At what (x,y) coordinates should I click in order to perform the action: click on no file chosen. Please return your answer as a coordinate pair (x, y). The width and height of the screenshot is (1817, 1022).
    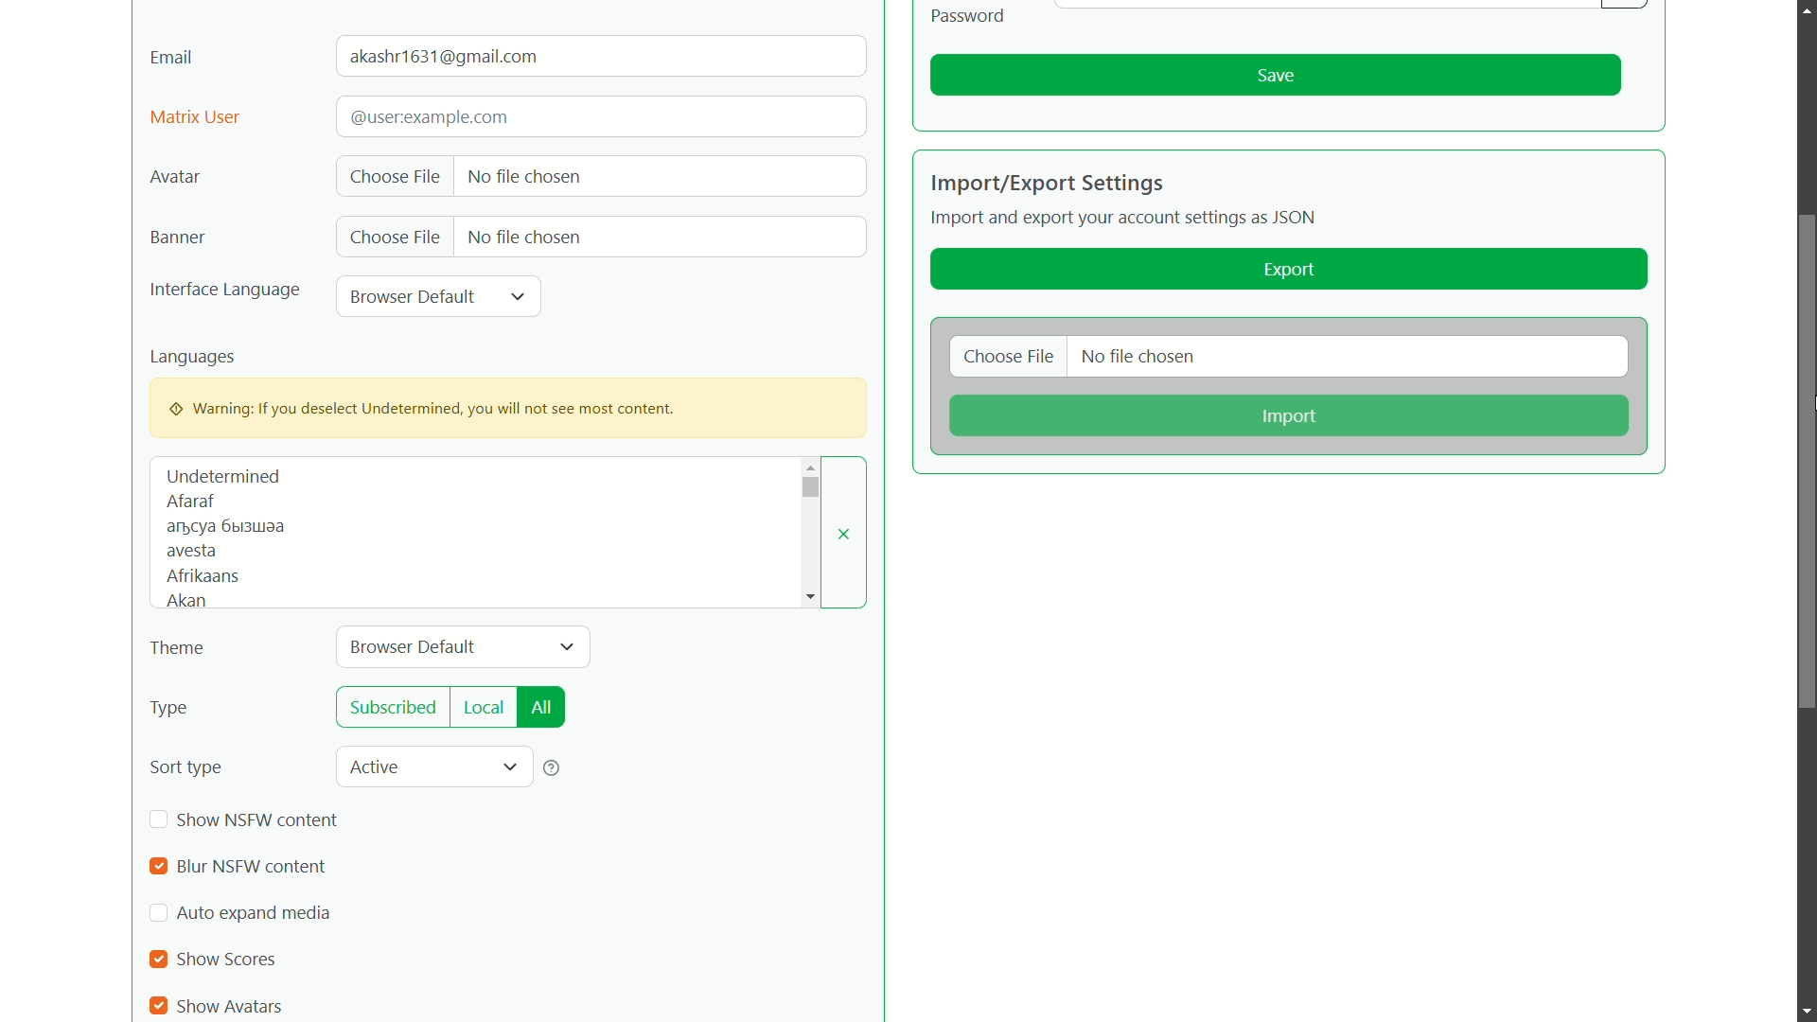
    Looking at the image, I should click on (1139, 359).